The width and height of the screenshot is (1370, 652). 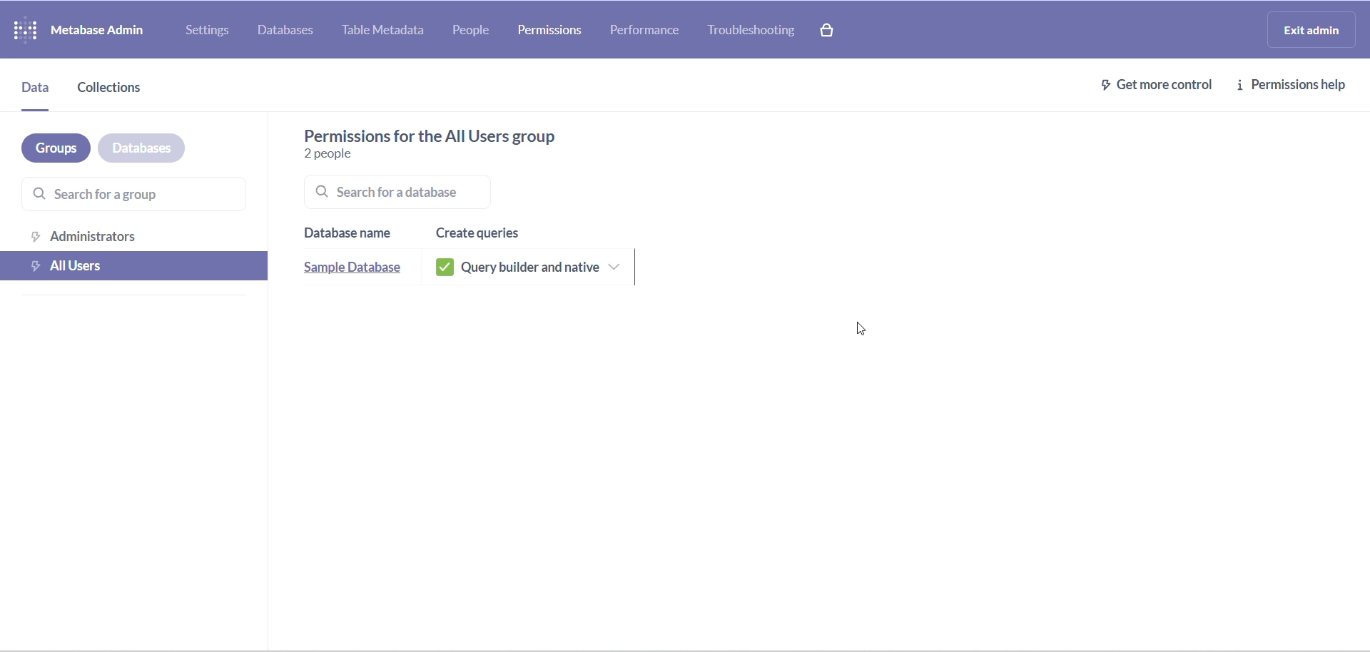 What do you see at coordinates (646, 29) in the screenshot?
I see `performance` at bounding box center [646, 29].